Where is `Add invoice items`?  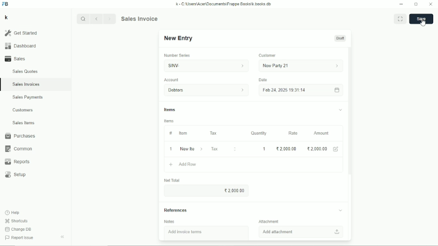 Add invoice items is located at coordinates (184, 232).